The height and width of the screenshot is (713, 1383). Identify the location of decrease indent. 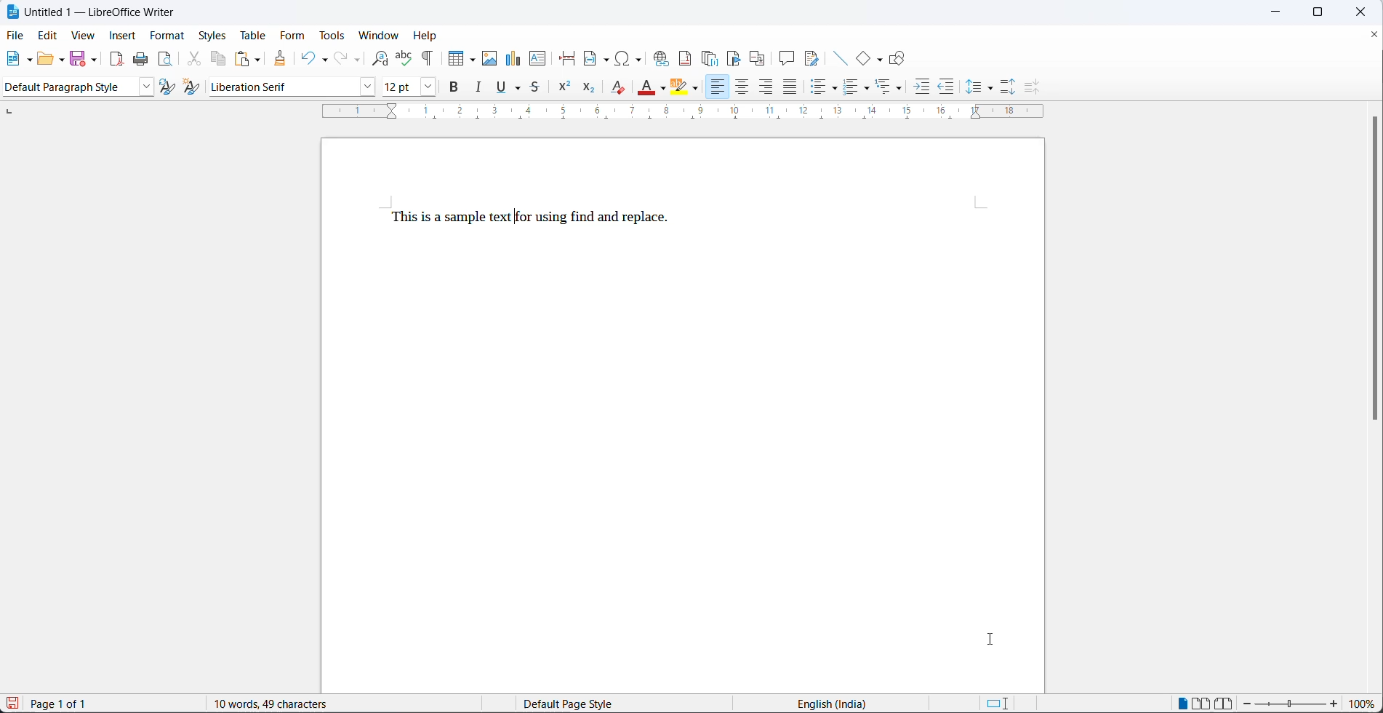
(947, 89).